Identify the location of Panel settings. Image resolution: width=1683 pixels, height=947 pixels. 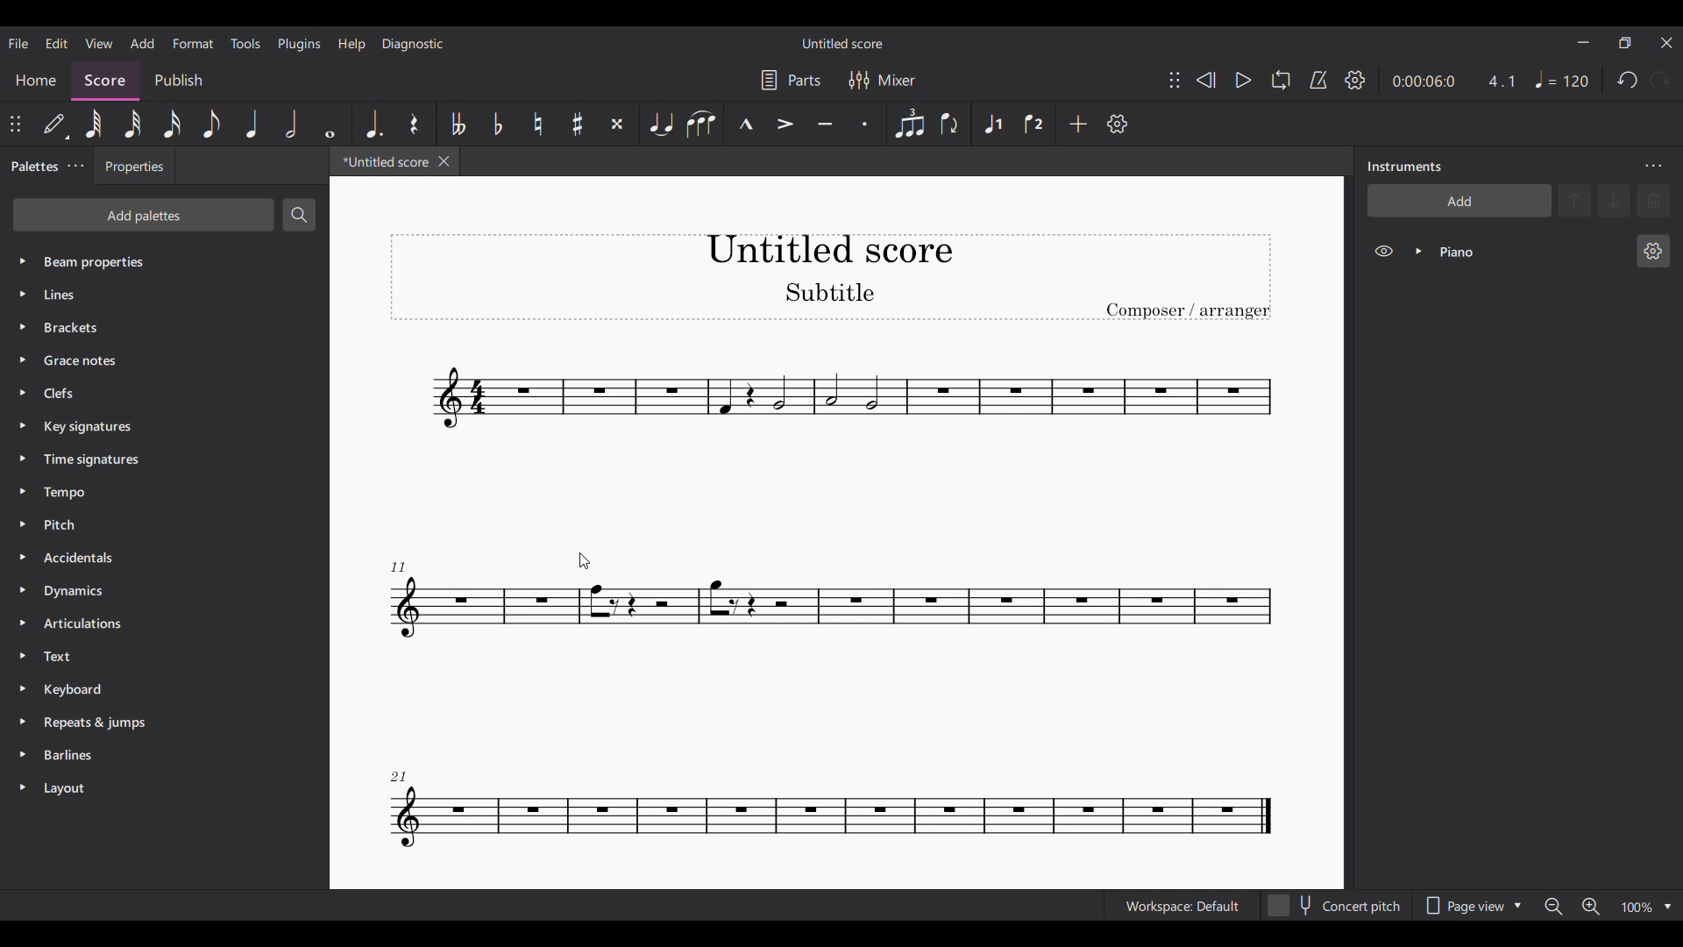
(1653, 167).